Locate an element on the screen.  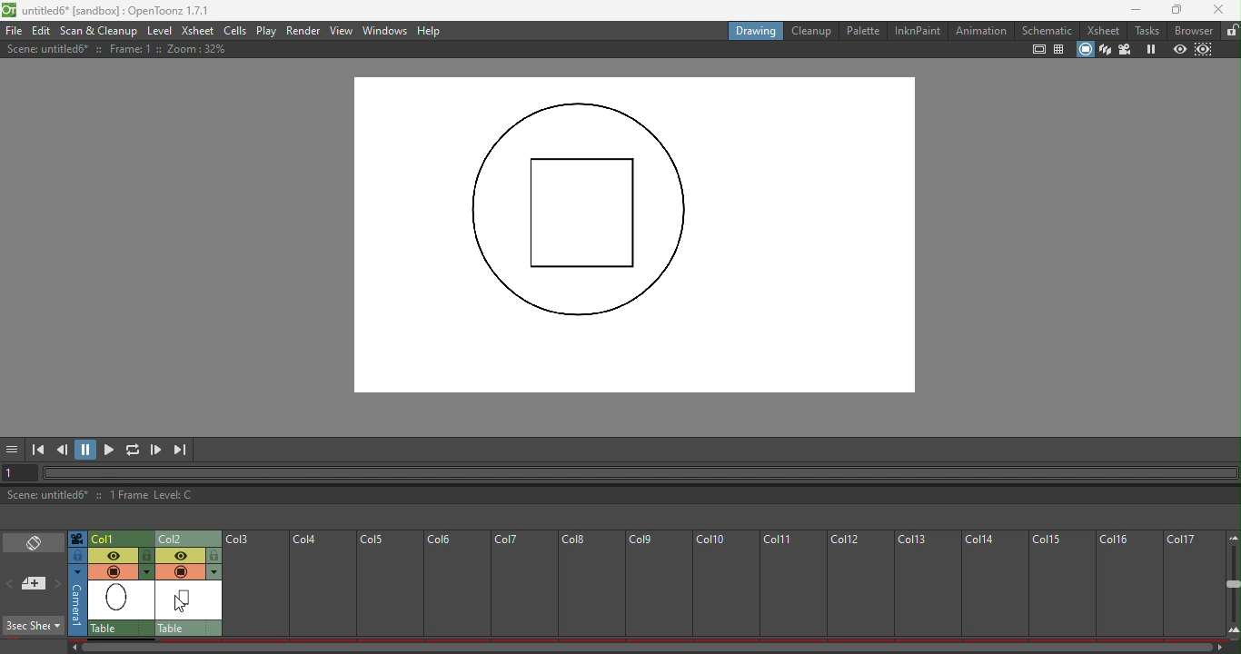
Drawing is located at coordinates (757, 32).